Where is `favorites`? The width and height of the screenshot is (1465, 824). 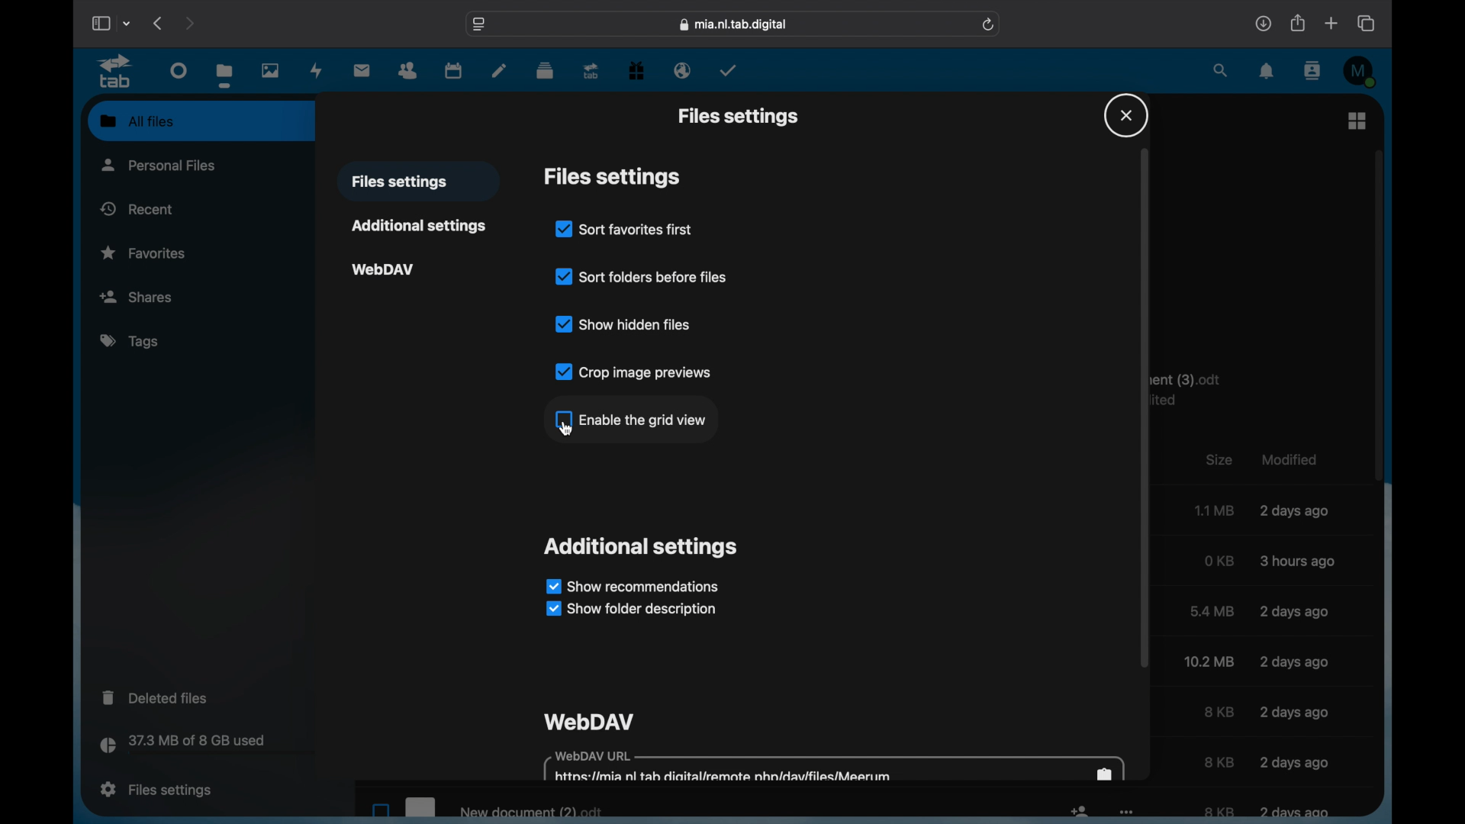 favorites is located at coordinates (145, 253).